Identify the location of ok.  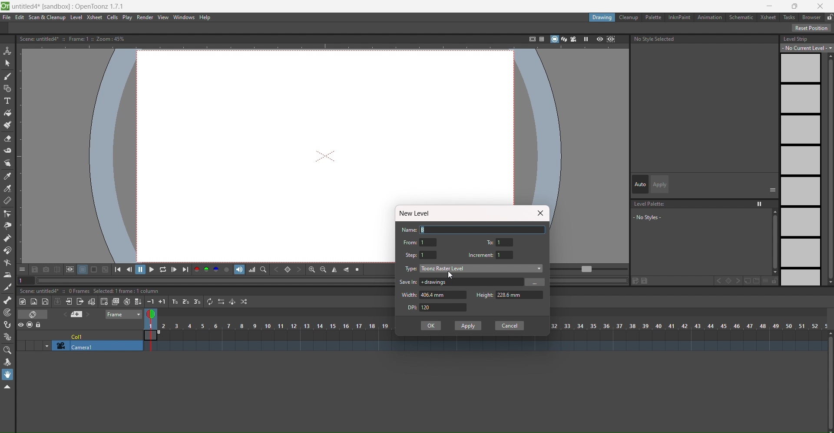
(431, 325).